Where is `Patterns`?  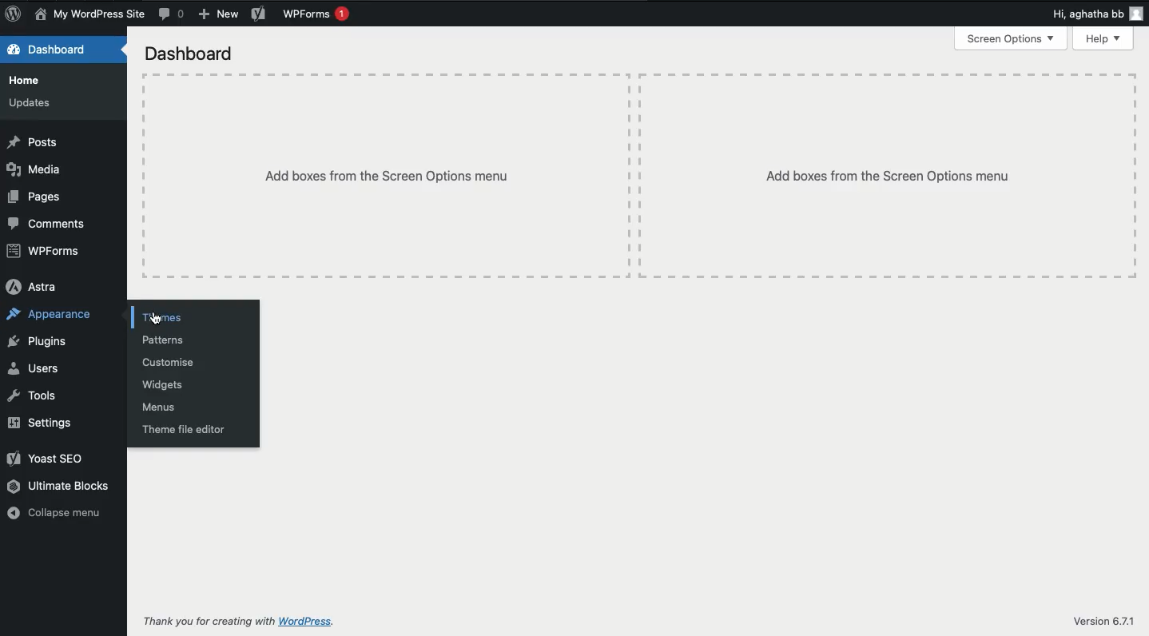 Patterns is located at coordinates (165, 340).